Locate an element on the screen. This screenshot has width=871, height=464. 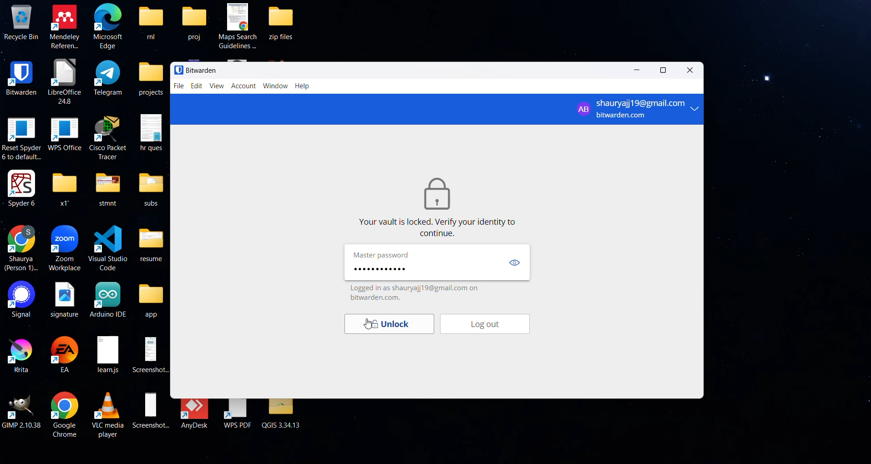
password typing box is located at coordinates (422, 269).